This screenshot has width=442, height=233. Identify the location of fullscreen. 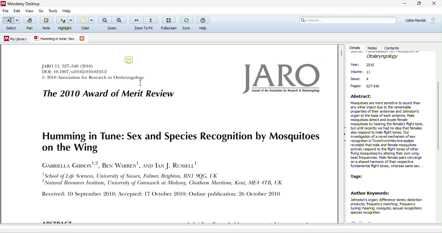
(168, 23).